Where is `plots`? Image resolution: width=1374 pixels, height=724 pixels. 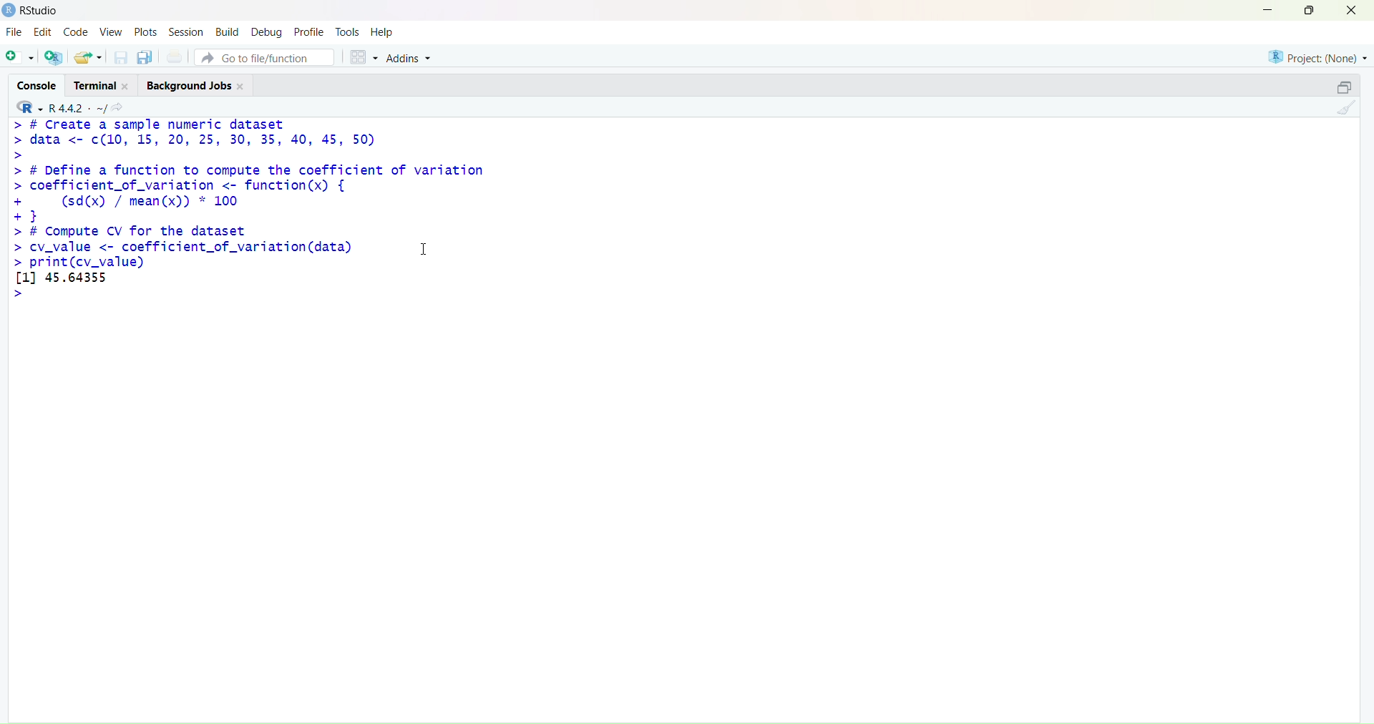
plots is located at coordinates (146, 31).